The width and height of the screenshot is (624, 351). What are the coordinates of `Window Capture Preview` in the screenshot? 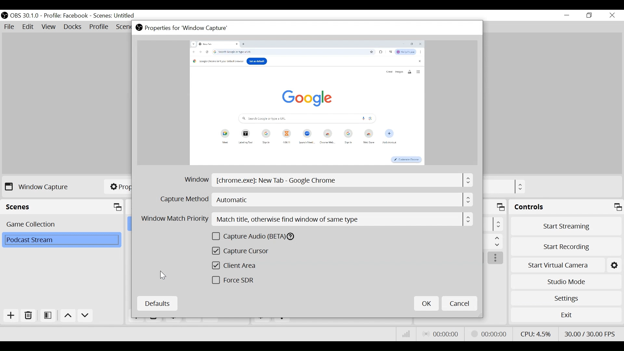 It's located at (306, 104).